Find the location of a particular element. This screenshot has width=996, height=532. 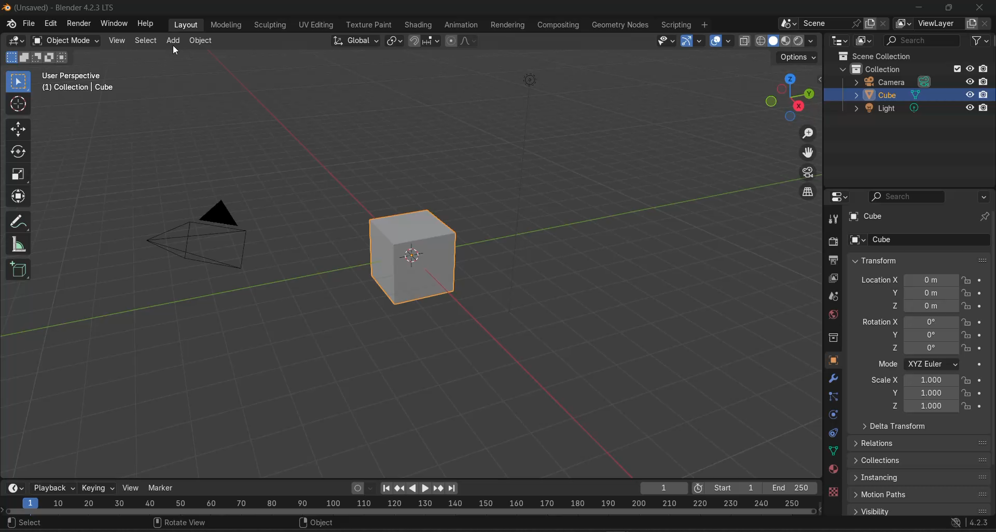

location z is located at coordinates (923, 306).